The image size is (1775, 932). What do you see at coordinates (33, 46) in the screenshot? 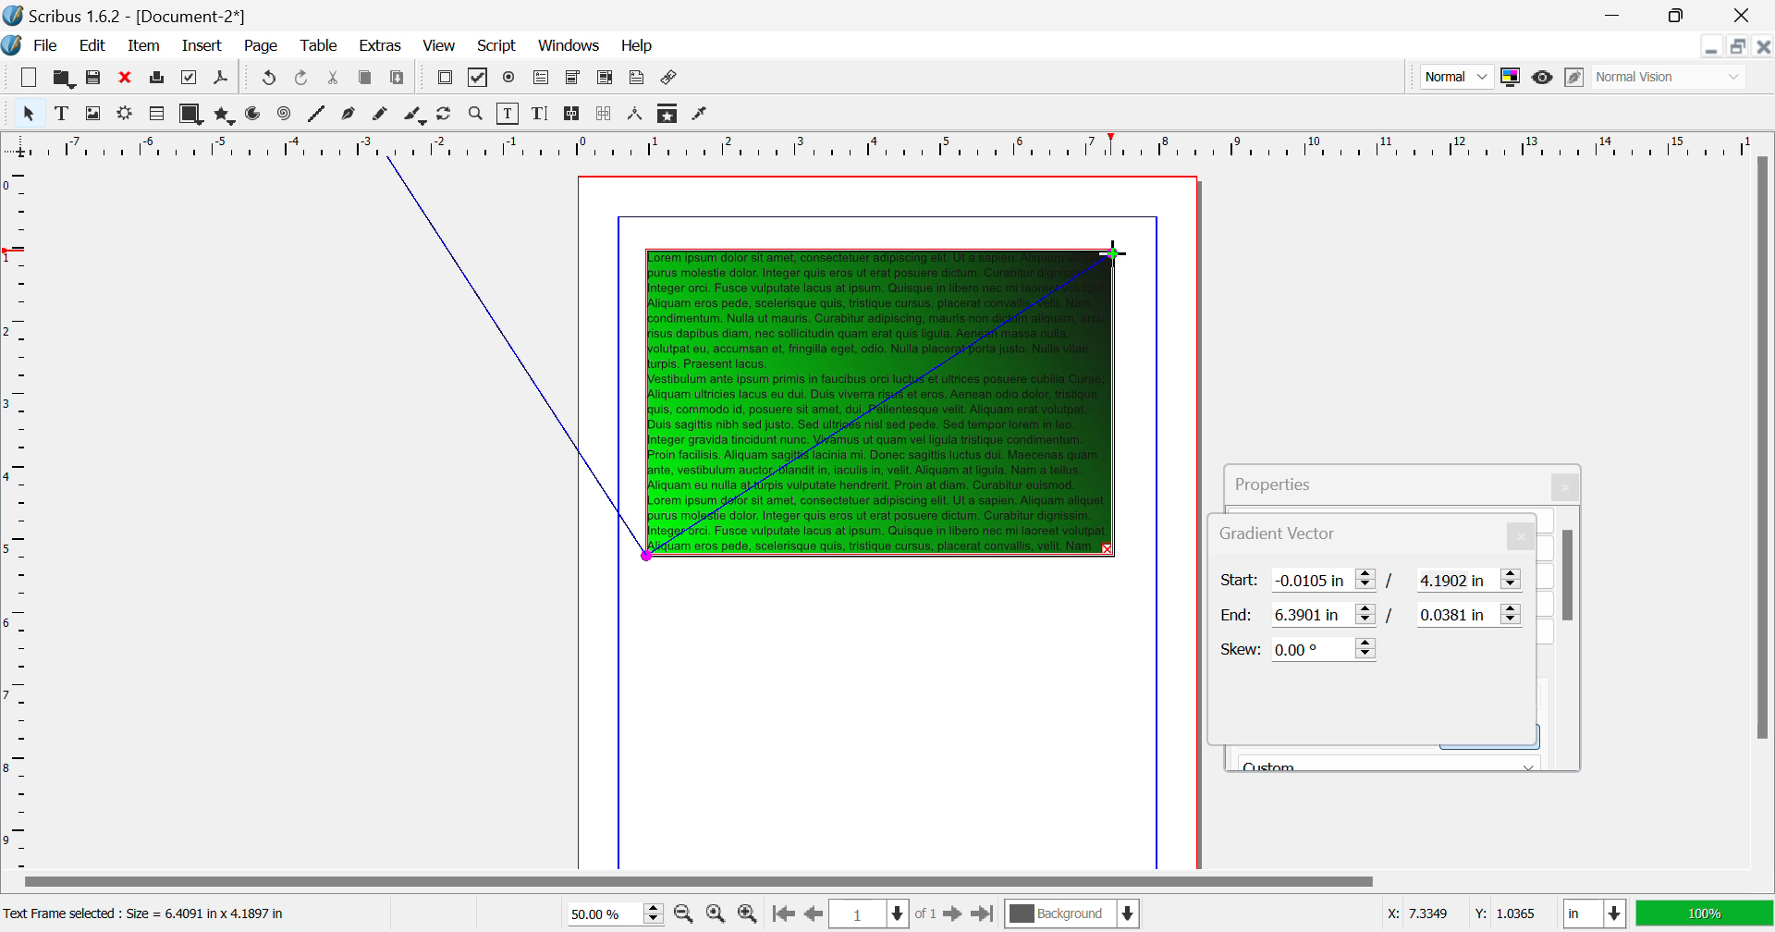
I see `File` at bounding box center [33, 46].